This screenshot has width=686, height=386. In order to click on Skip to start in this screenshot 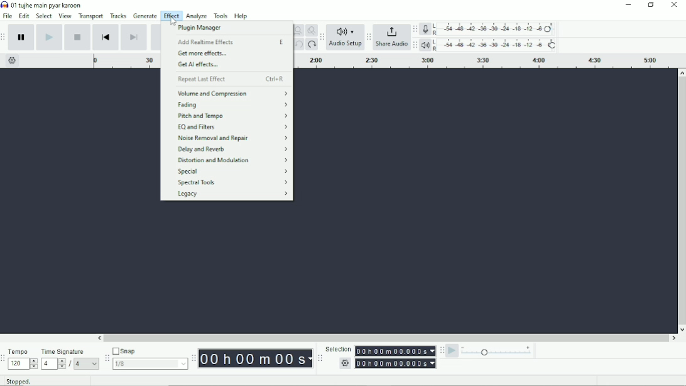, I will do `click(107, 38)`.